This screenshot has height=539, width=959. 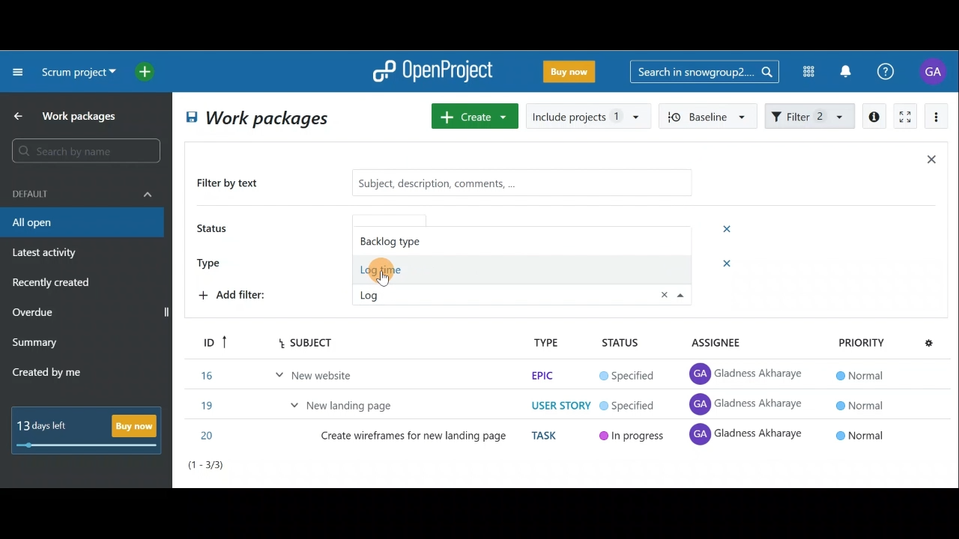 I want to click on user story, so click(x=560, y=406).